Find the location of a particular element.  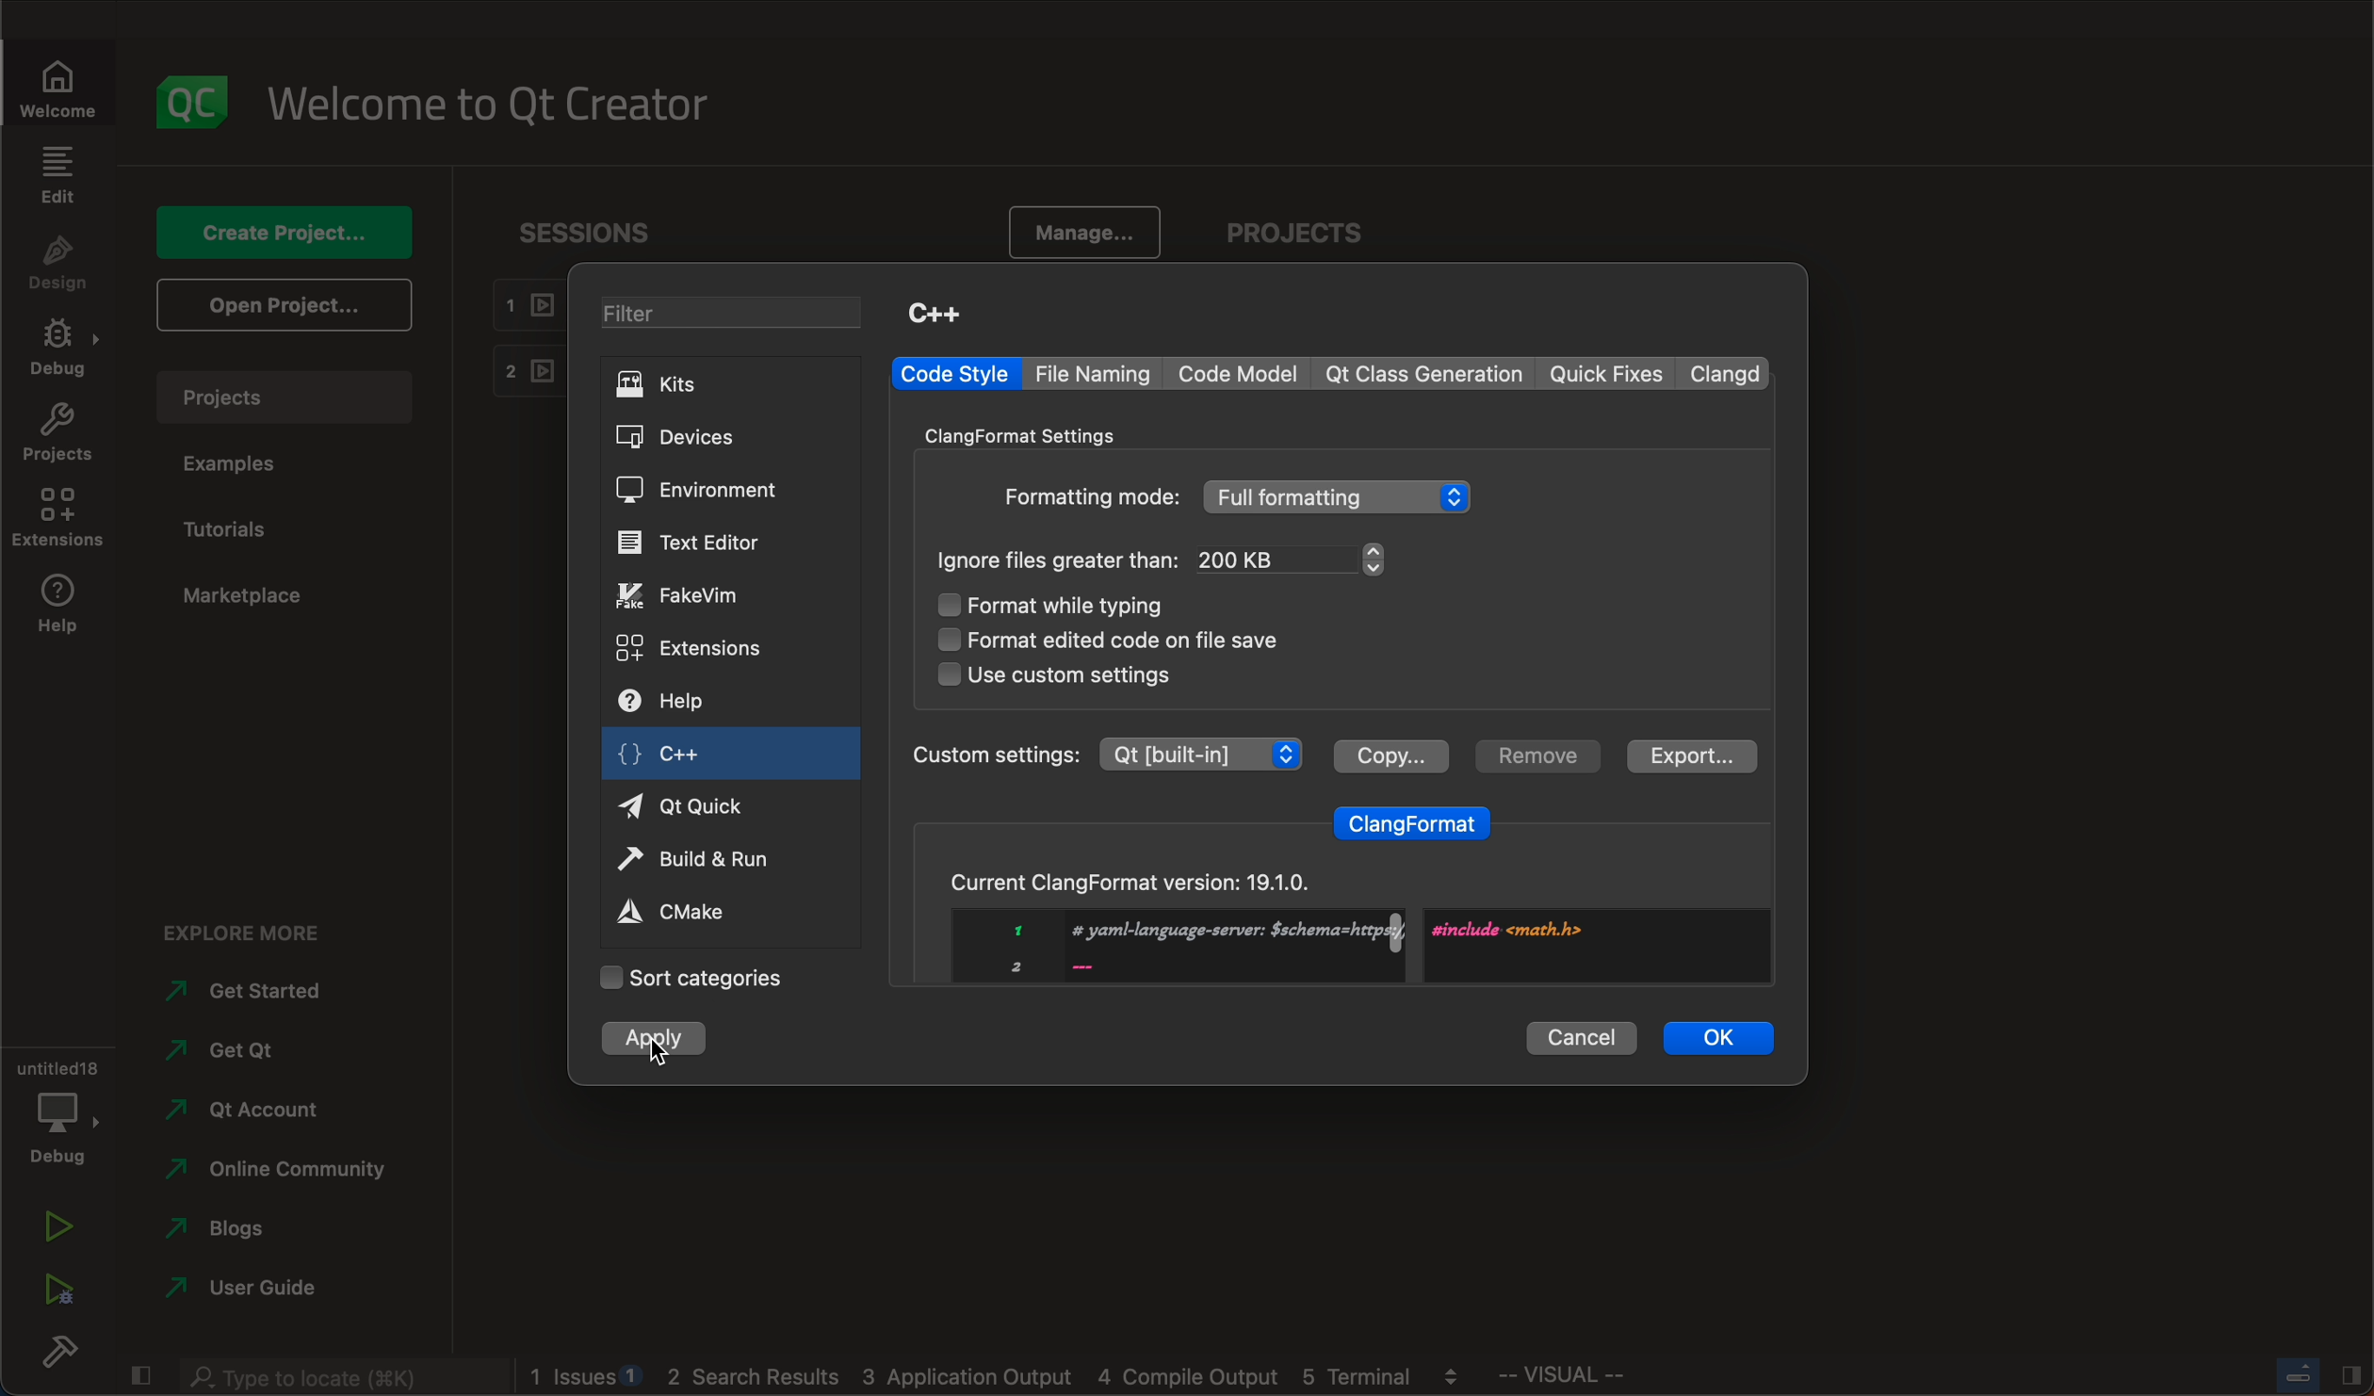

fake vim is located at coordinates (697, 594).